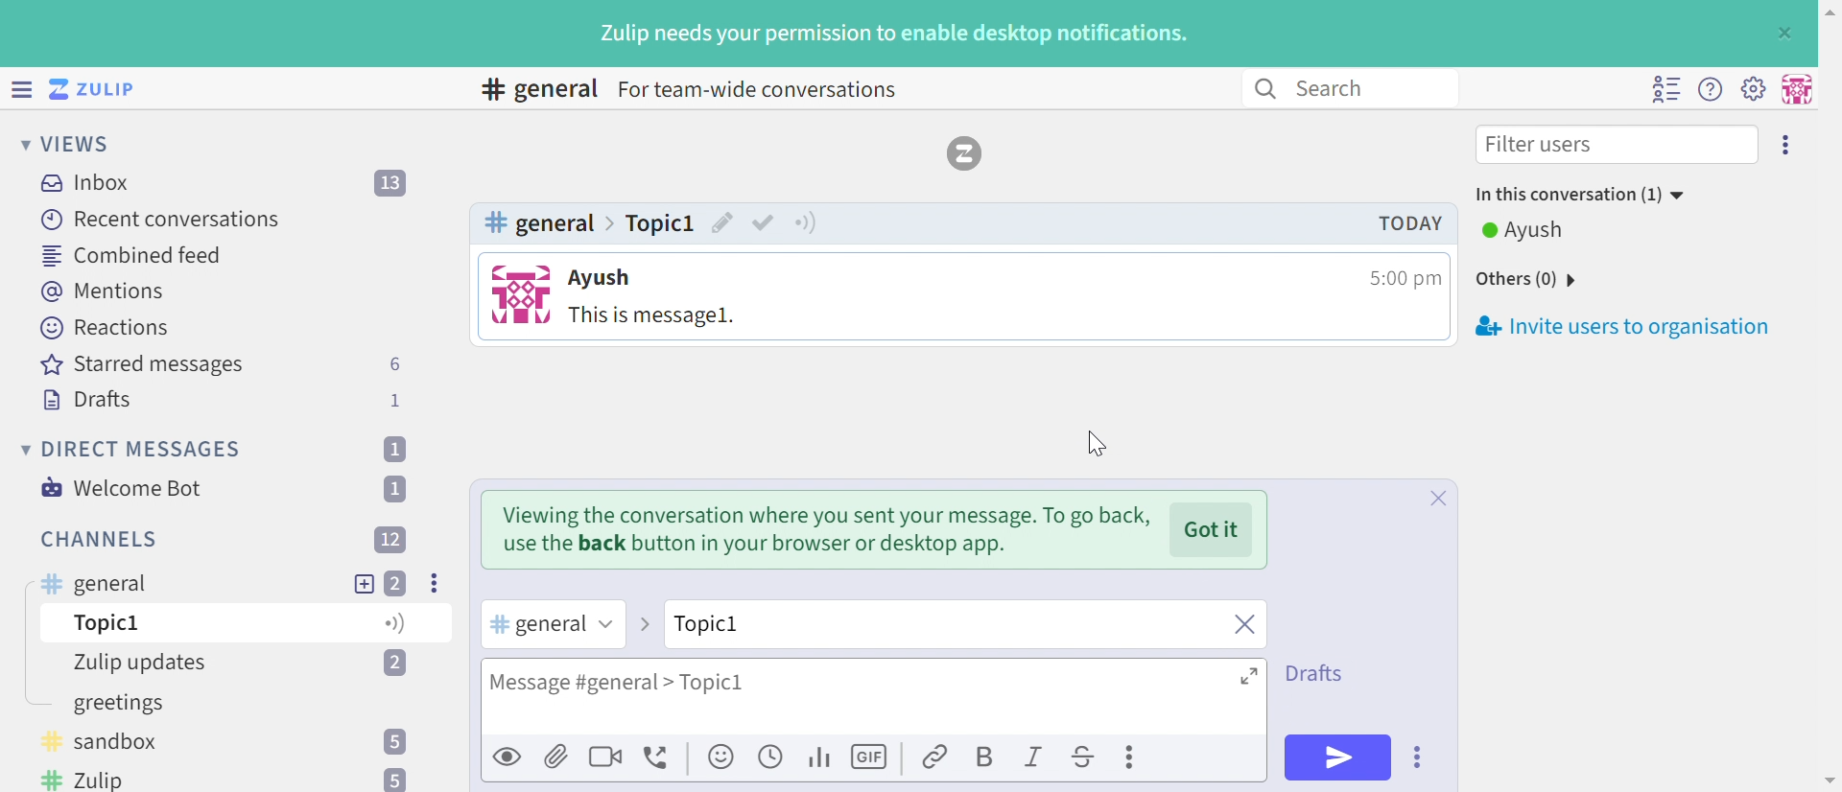 The height and width of the screenshot is (792, 1842). Describe the element at coordinates (105, 328) in the screenshot. I see `Reactions` at that location.